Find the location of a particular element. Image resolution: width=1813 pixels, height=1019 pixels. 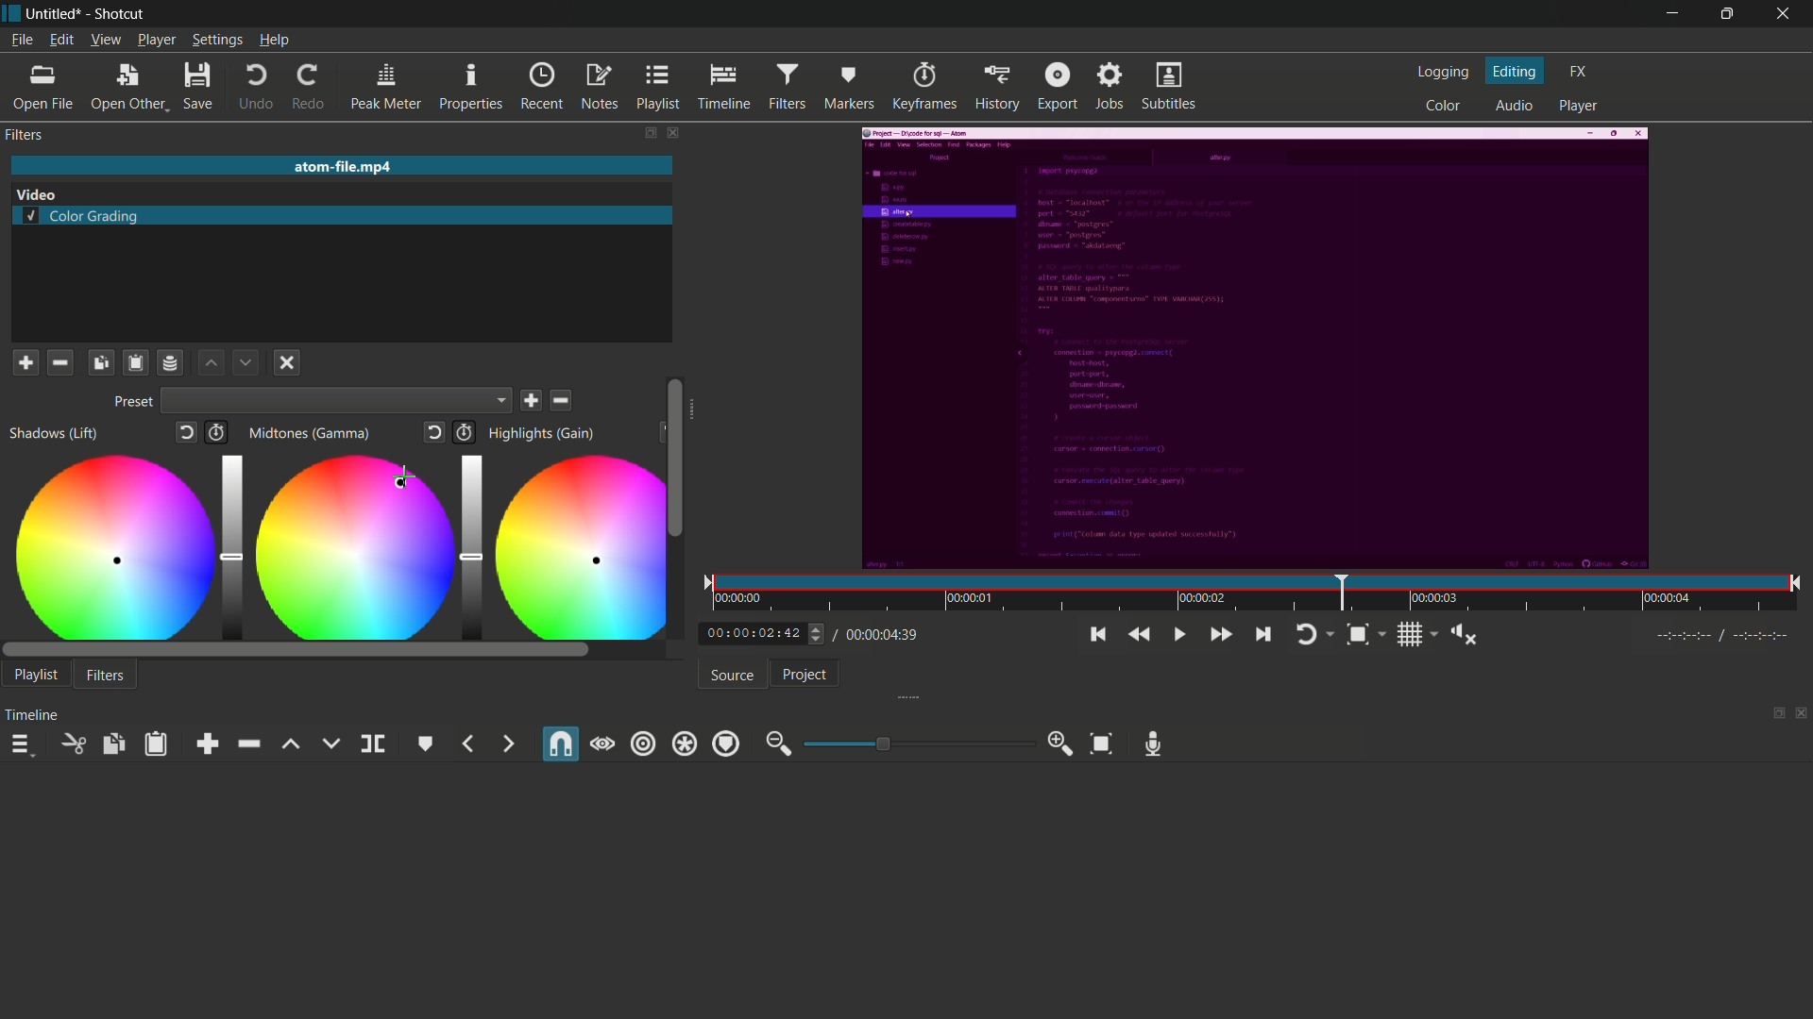

filters is located at coordinates (787, 85).